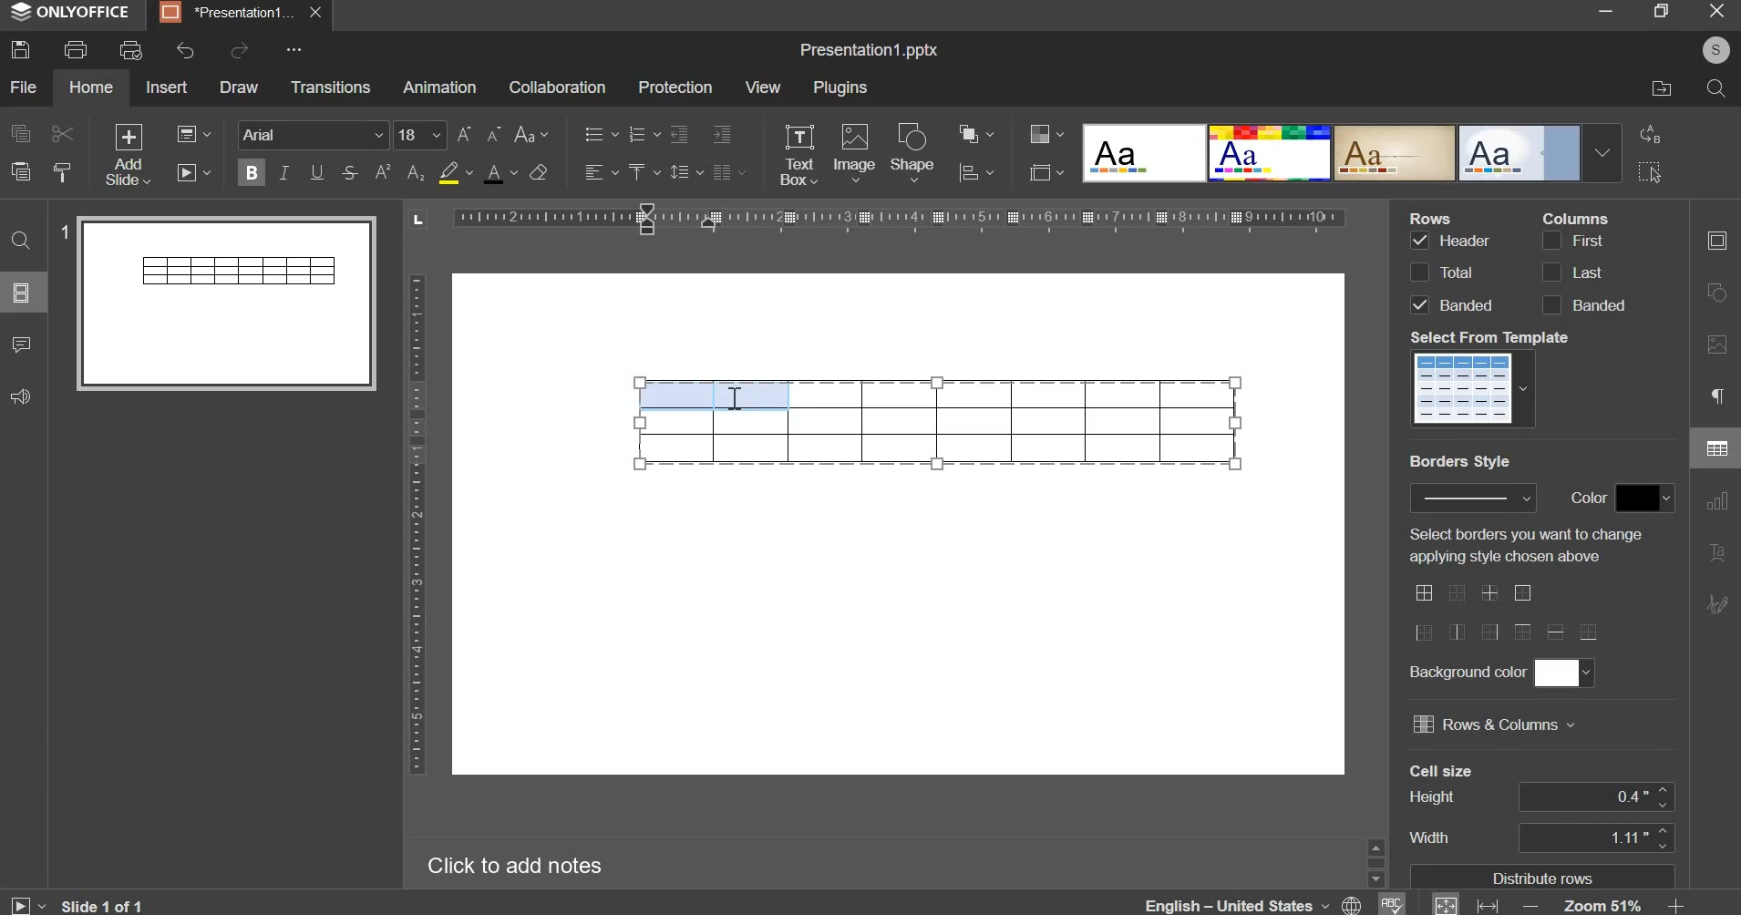 The height and width of the screenshot is (915, 1741). Describe the element at coordinates (1546, 877) in the screenshot. I see `Distribute rows` at that location.